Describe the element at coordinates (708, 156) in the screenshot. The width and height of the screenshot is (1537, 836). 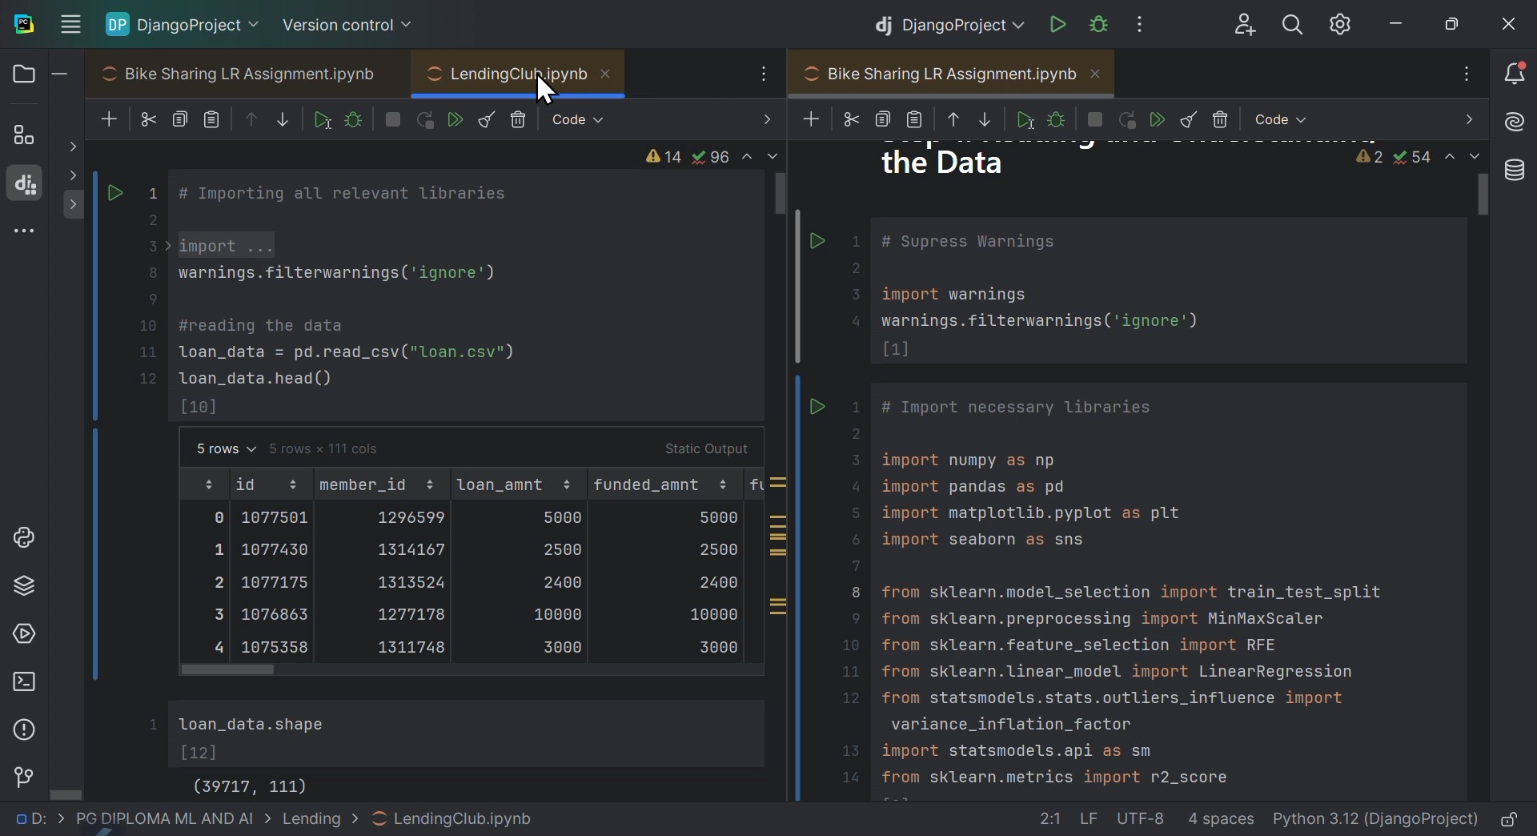
I see `warnings and issues` at that location.